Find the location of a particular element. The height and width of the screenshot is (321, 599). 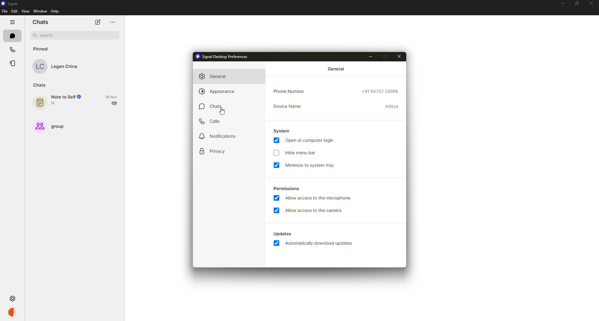

signal desktop preferences is located at coordinates (226, 56).